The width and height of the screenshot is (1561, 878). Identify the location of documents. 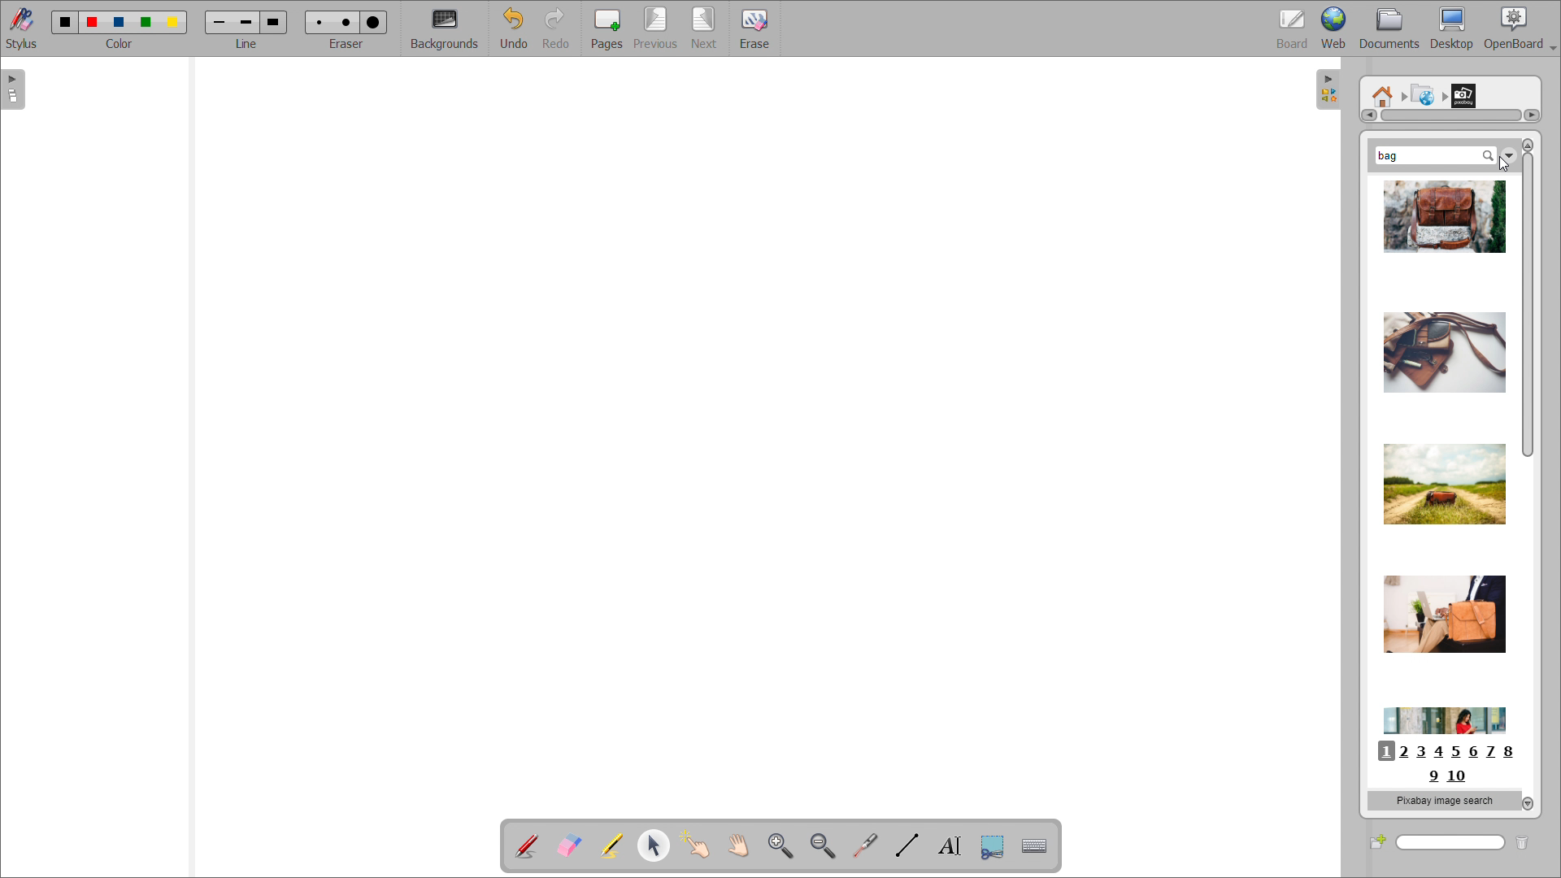
(1390, 29).